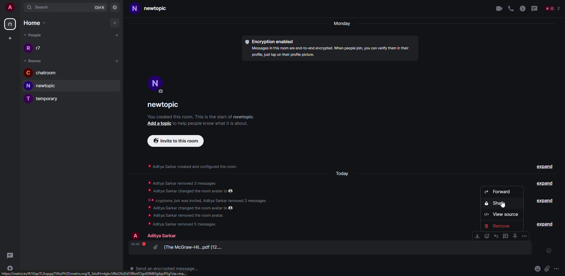 Image resolution: width=565 pixels, height=276 pixels. What do you see at coordinates (547, 268) in the screenshot?
I see `attach` at bounding box center [547, 268].